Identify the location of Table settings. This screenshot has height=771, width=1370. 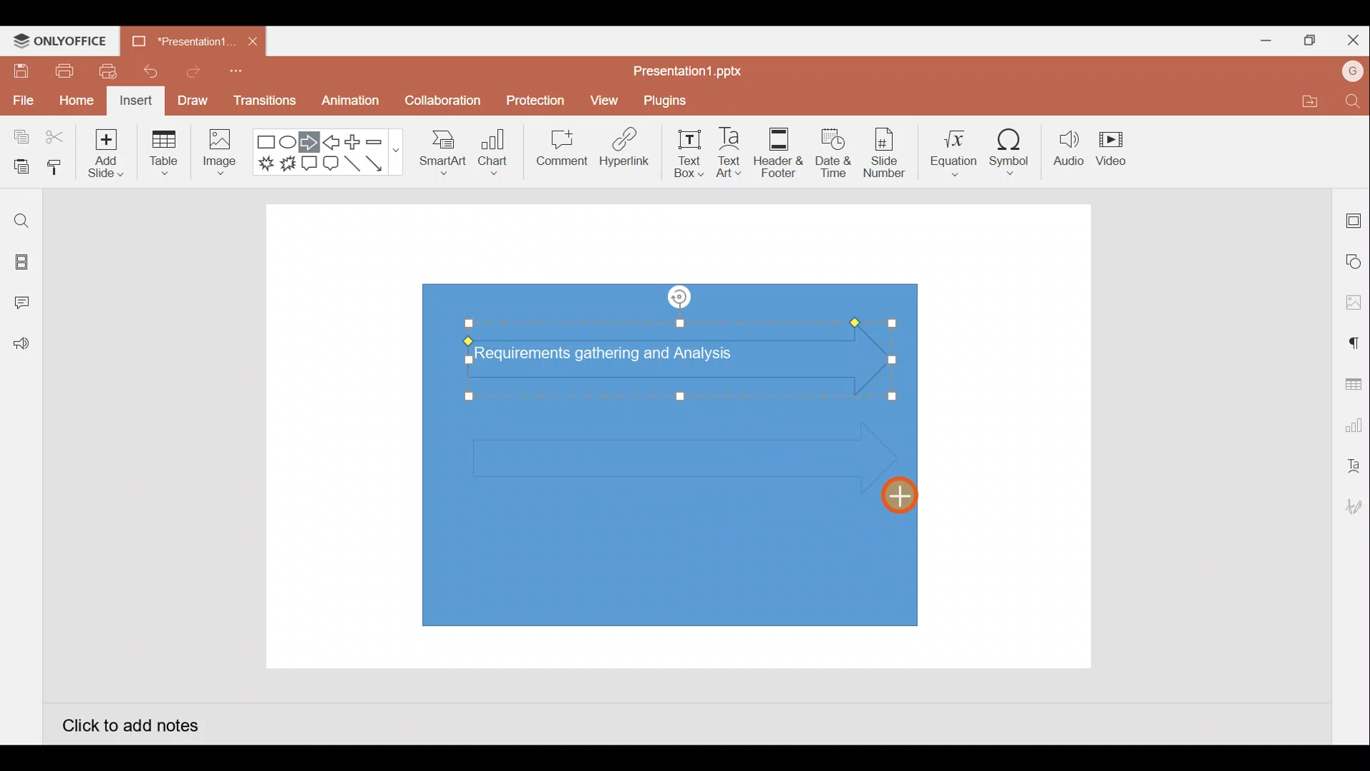
(1350, 383).